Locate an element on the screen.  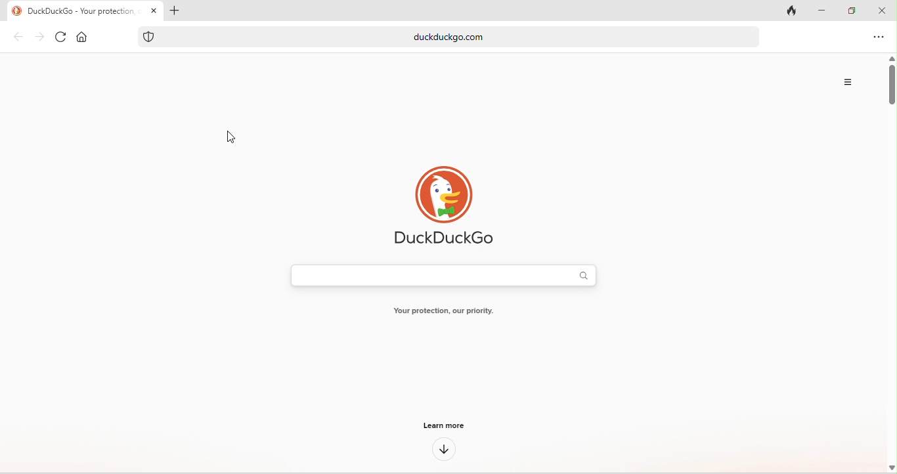
web link is located at coordinates (471, 37).